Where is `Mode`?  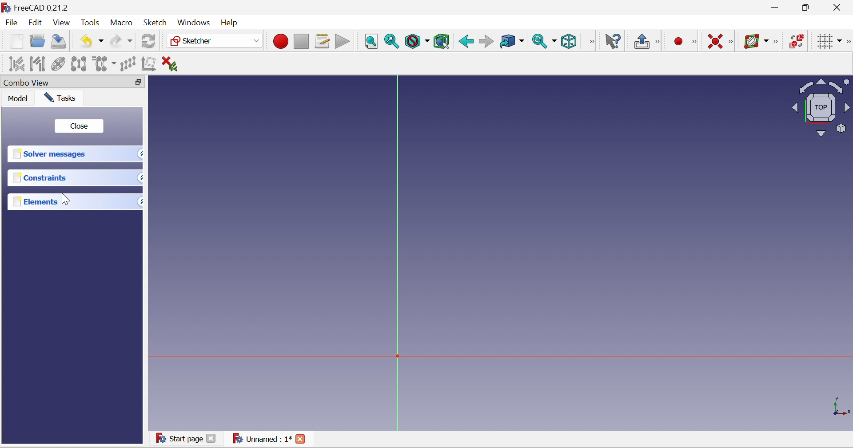 Mode is located at coordinates (17, 98).